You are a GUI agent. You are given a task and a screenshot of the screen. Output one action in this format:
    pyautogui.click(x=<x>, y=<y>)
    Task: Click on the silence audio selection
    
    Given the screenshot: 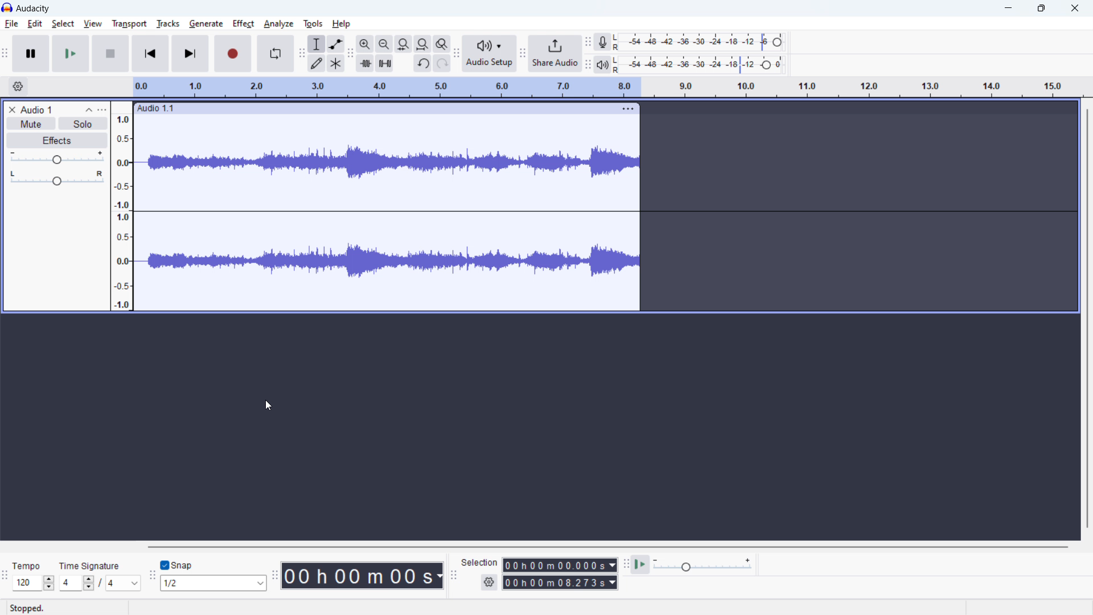 What is the action you would take?
    pyautogui.click(x=384, y=63)
    